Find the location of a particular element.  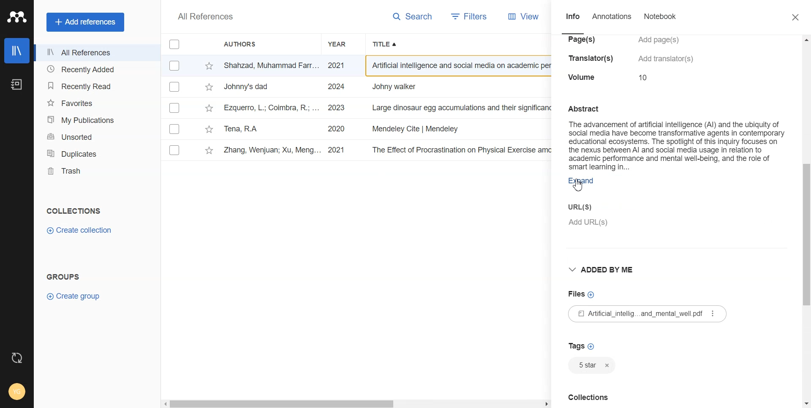

Enter URL is located at coordinates (581, 207).